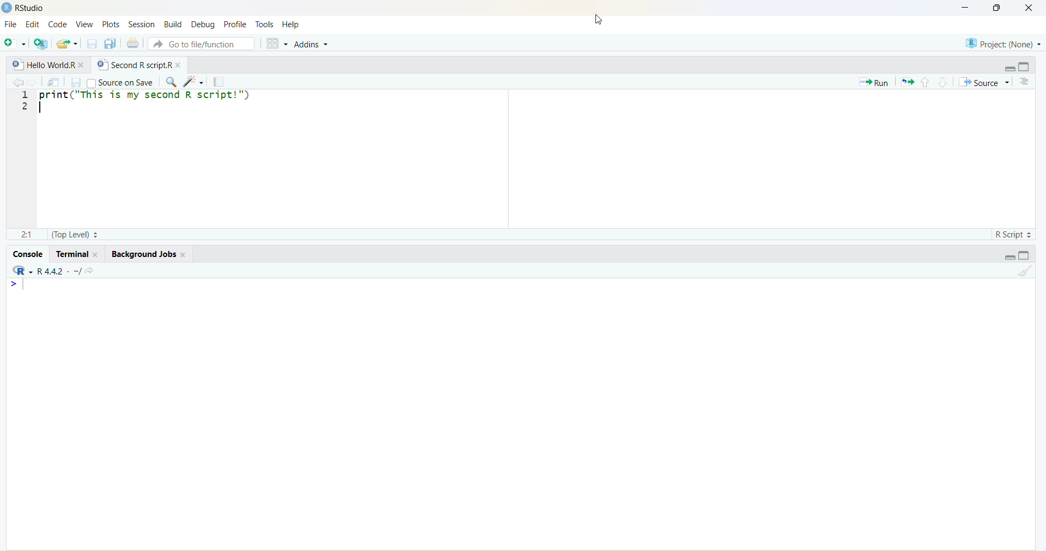 The height and width of the screenshot is (551, 1046). Describe the element at coordinates (75, 254) in the screenshot. I see `Terminal` at that location.